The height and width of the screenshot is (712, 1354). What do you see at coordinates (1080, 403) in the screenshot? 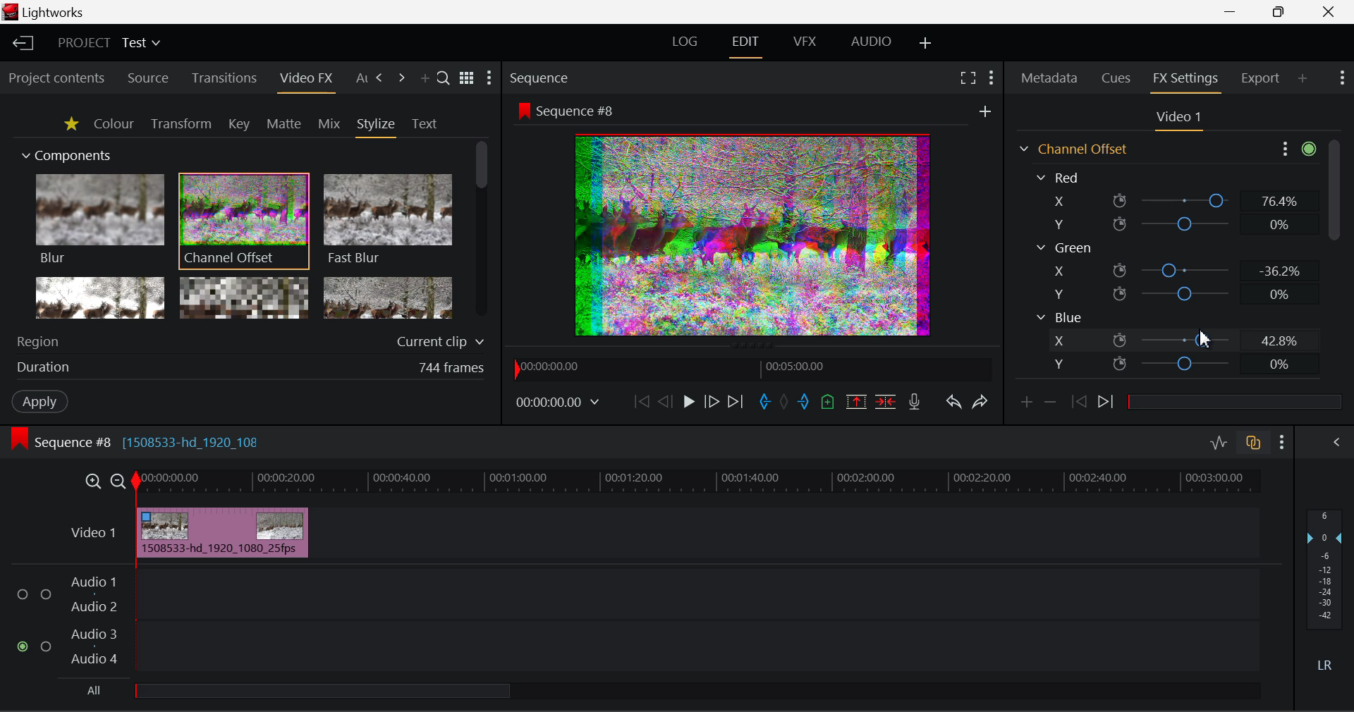
I see `Previous keyframe` at bounding box center [1080, 403].